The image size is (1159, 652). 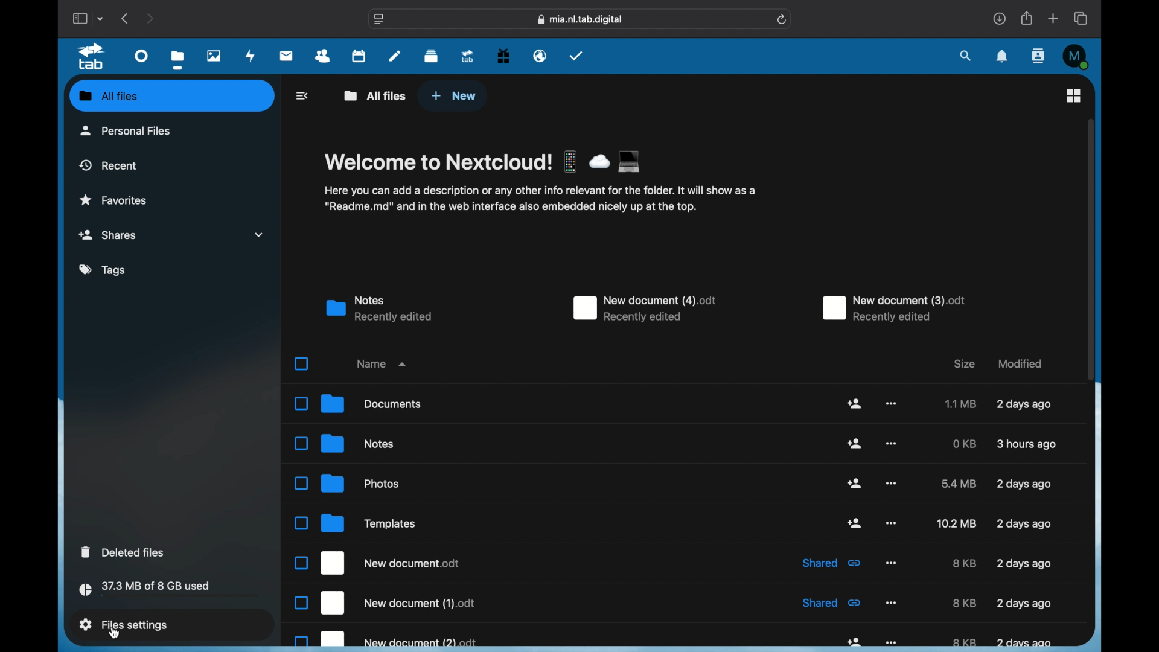 What do you see at coordinates (1024, 523) in the screenshot?
I see `modified` at bounding box center [1024, 523].